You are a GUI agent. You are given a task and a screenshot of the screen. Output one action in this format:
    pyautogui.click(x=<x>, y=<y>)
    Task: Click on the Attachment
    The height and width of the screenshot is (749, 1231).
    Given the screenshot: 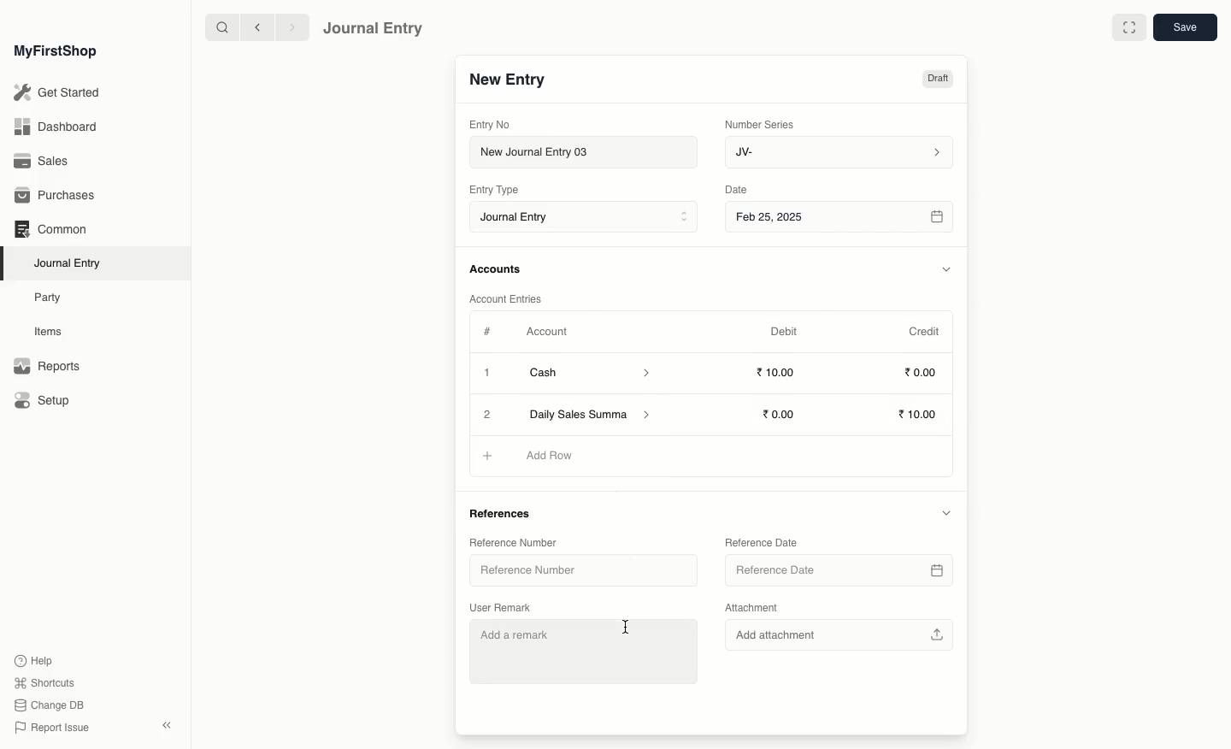 What is the action you would take?
    pyautogui.click(x=752, y=609)
    